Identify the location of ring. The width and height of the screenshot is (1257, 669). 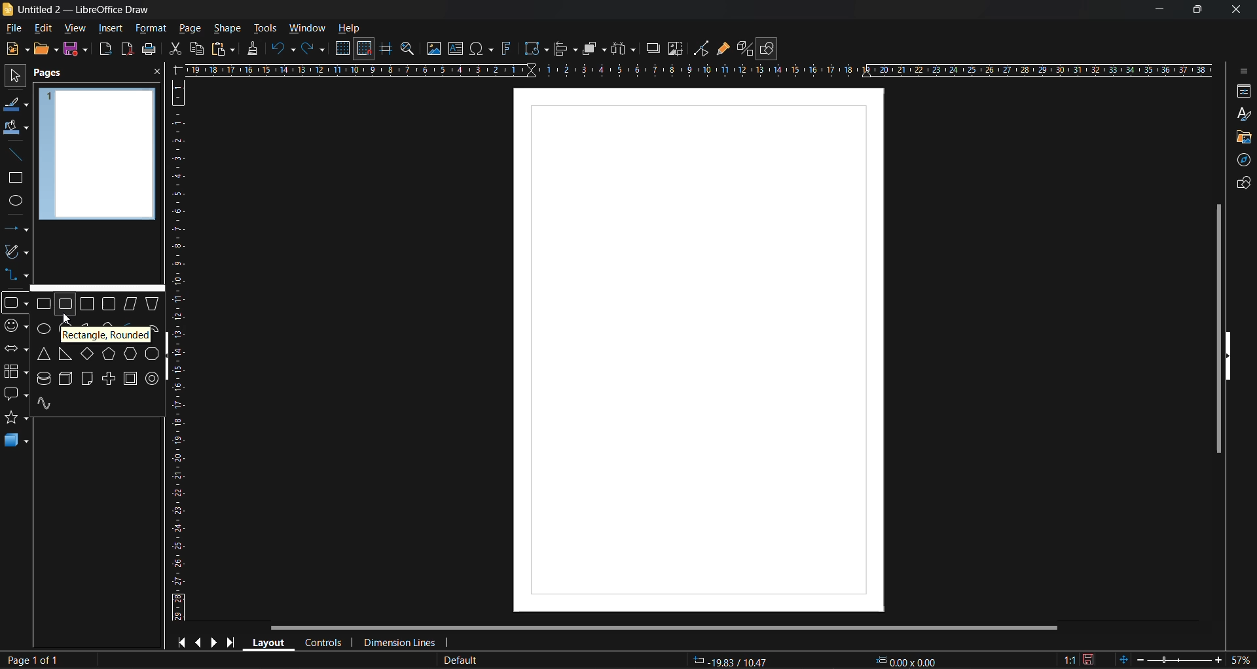
(151, 379).